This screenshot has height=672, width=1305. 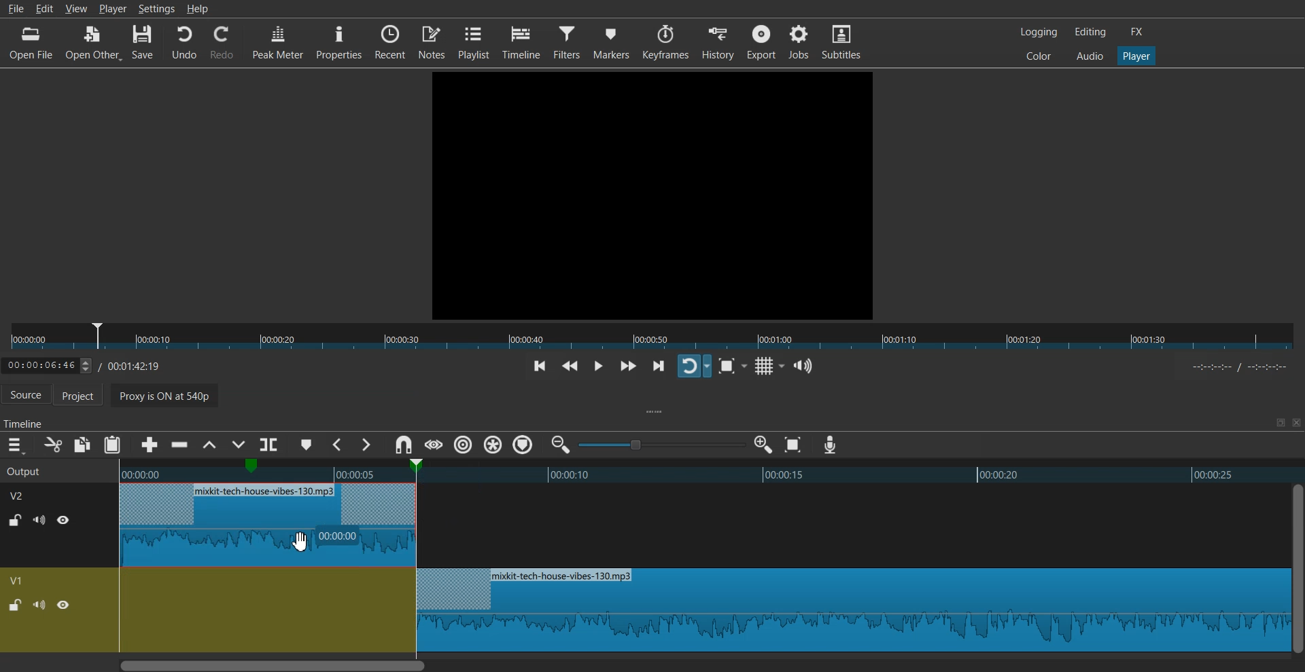 What do you see at coordinates (143, 43) in the screenshot?
I see `Save` at bounding box center [143, 43].